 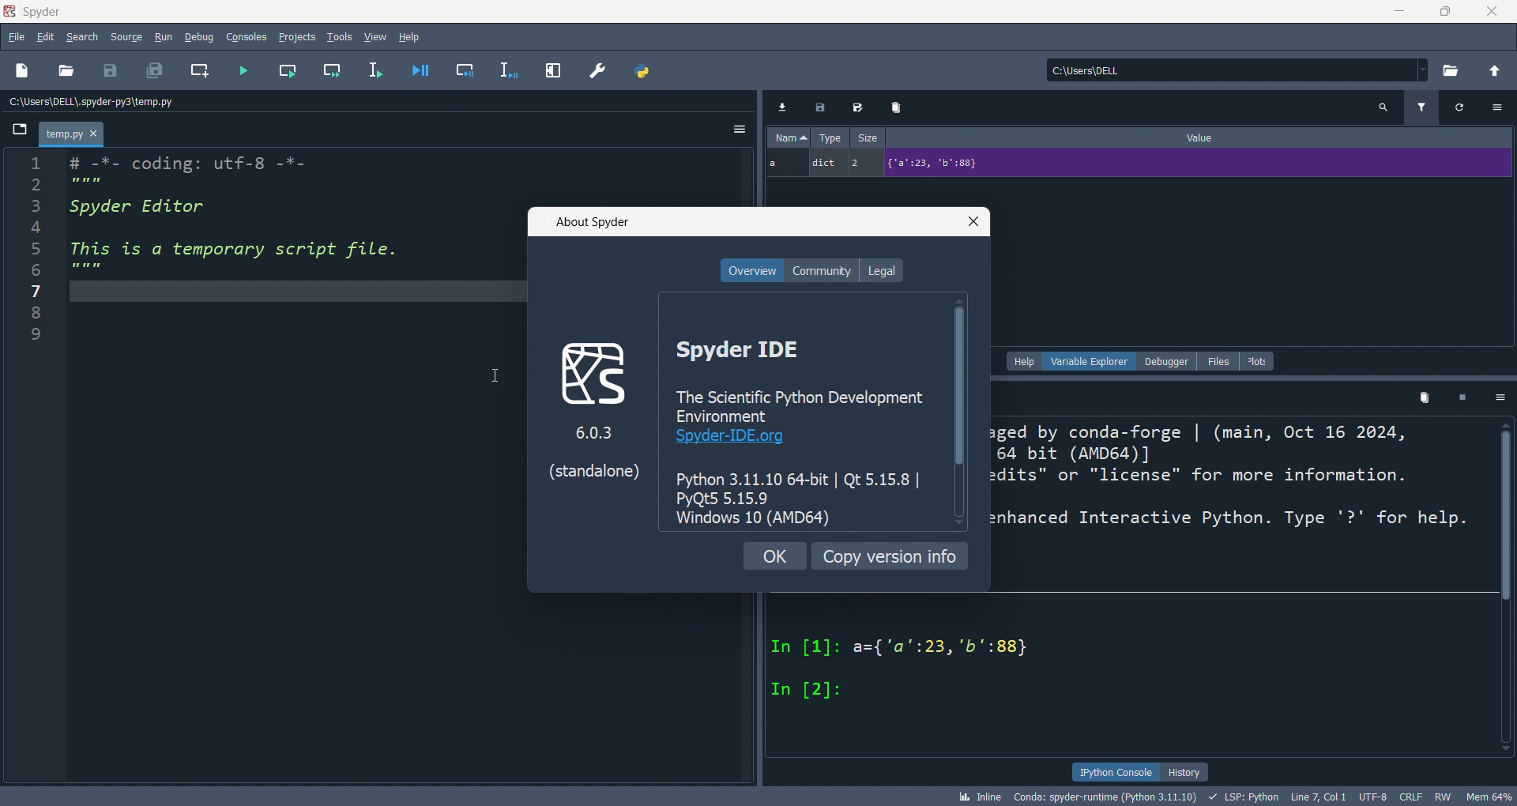 What do you see at coordinates (24, 72) in the screenshot?
I see `new file` at bounding box center [24, 72].